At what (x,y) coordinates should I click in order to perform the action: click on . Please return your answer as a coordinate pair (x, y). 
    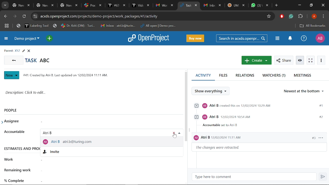
    Looking at the image, I should click on (283, 60).